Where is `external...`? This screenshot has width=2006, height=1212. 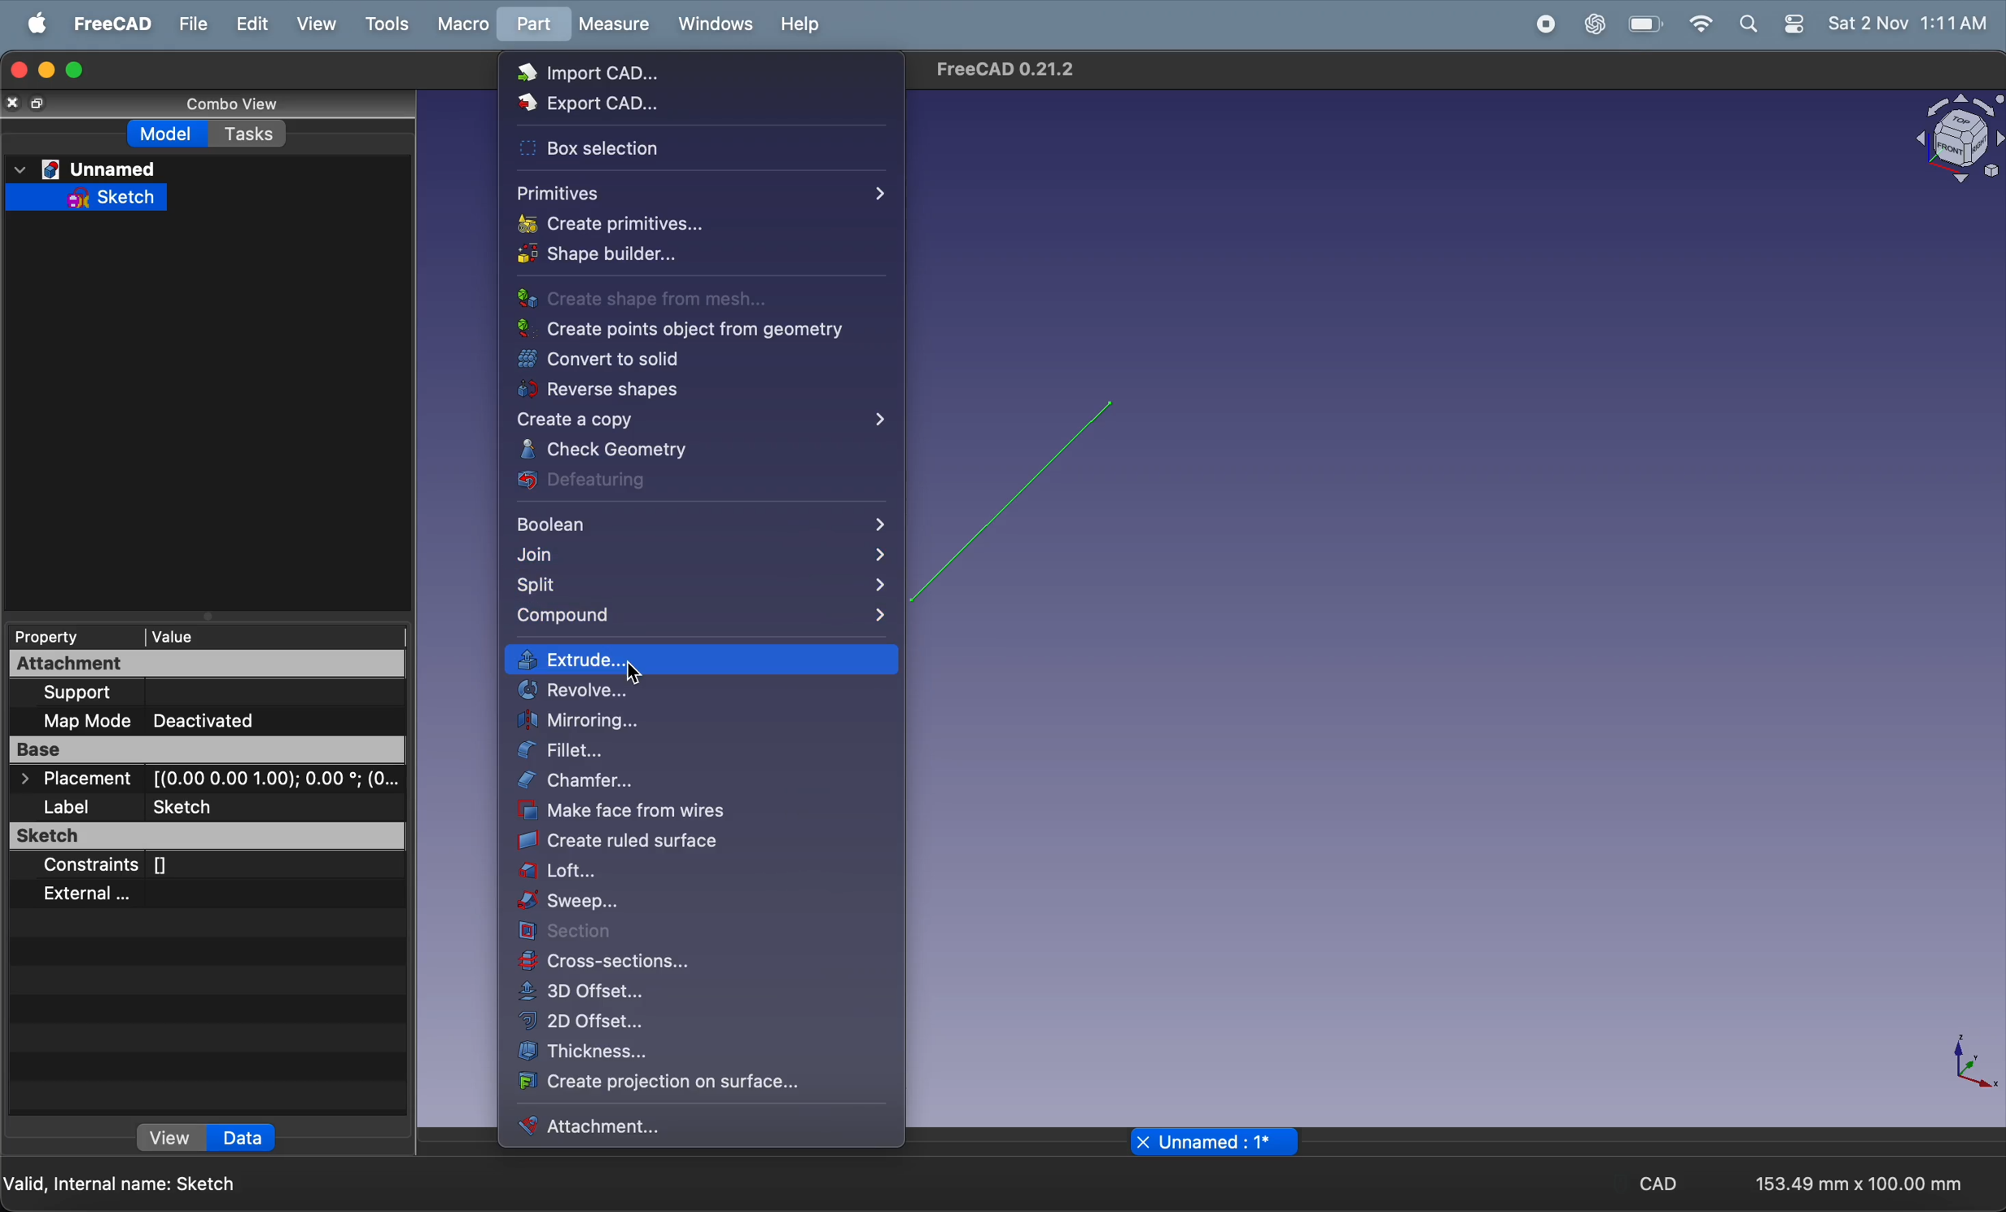
external... is located at coordinates (91, 897).